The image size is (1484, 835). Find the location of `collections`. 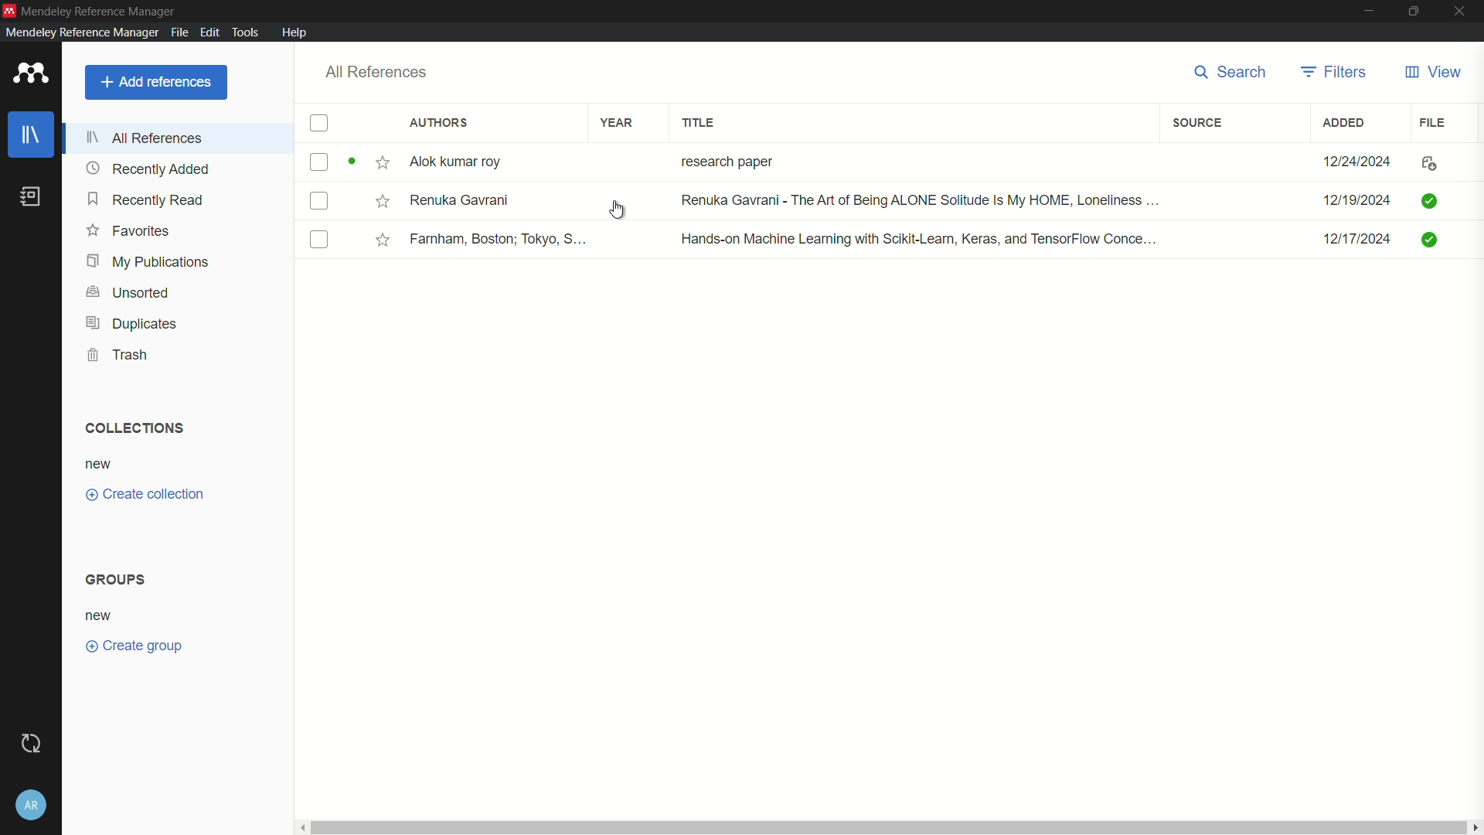

collections is located at coordinates (134, 429).